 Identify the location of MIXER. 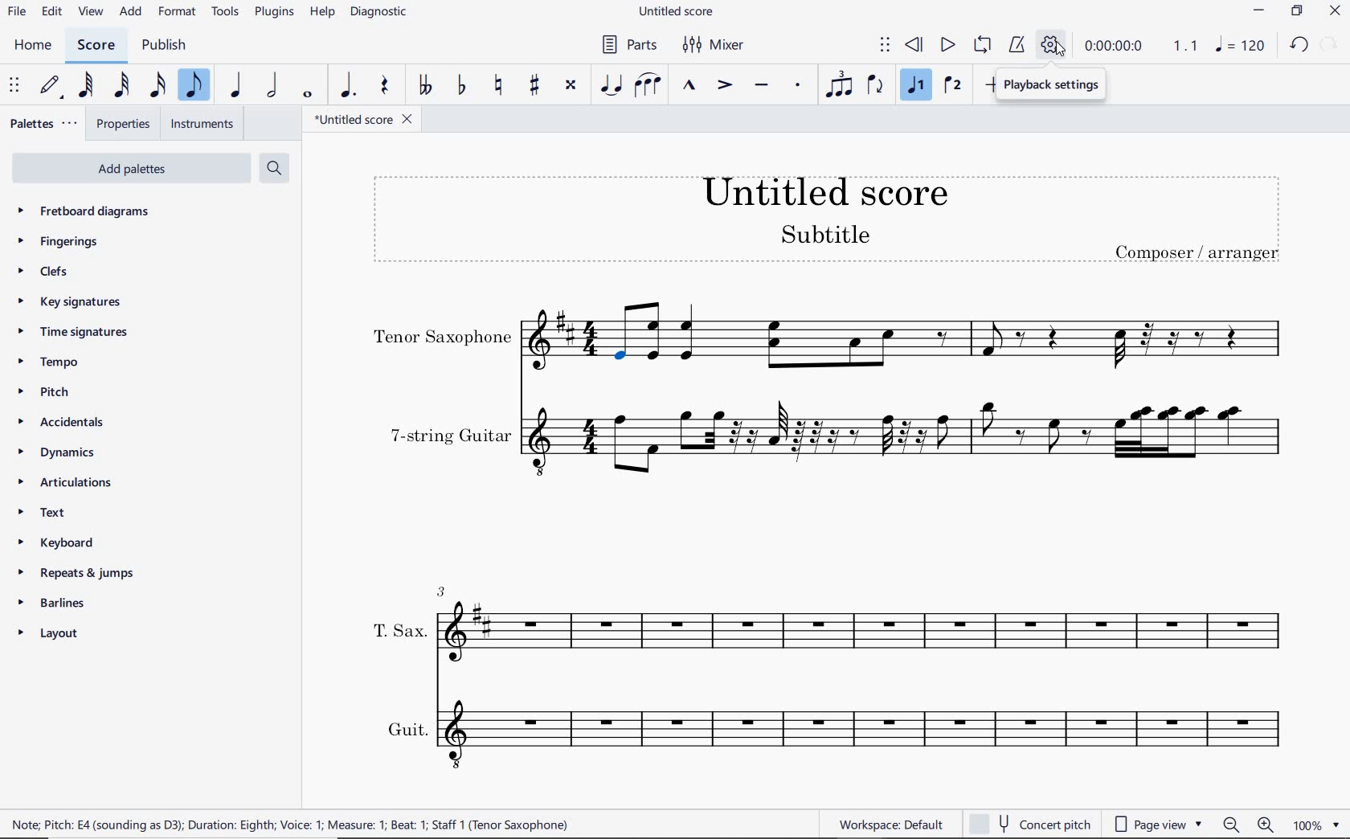
(722, 46).